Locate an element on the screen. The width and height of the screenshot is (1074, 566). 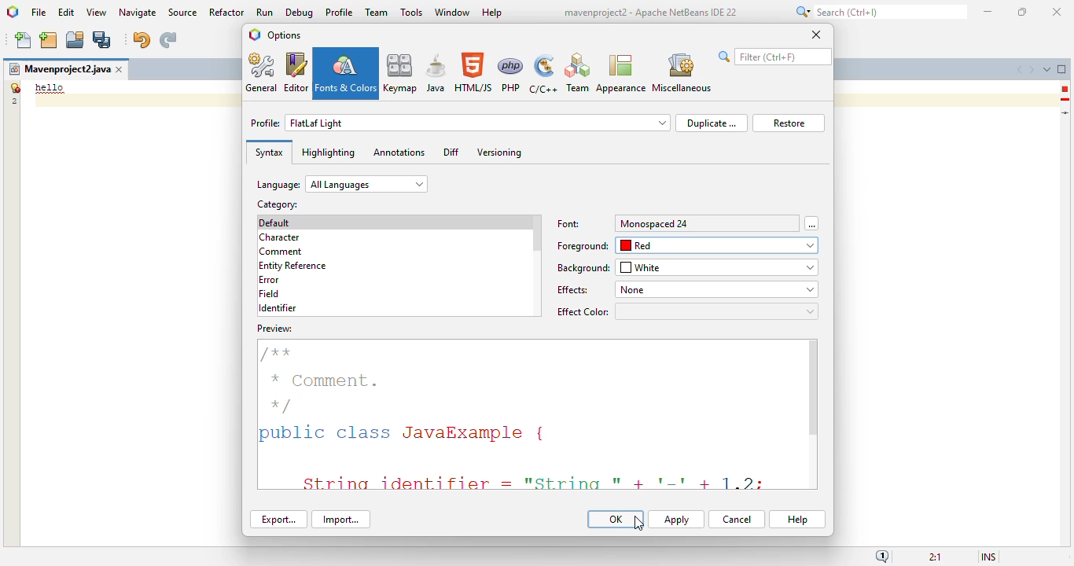
versioning is located at coordinates (500, 153).